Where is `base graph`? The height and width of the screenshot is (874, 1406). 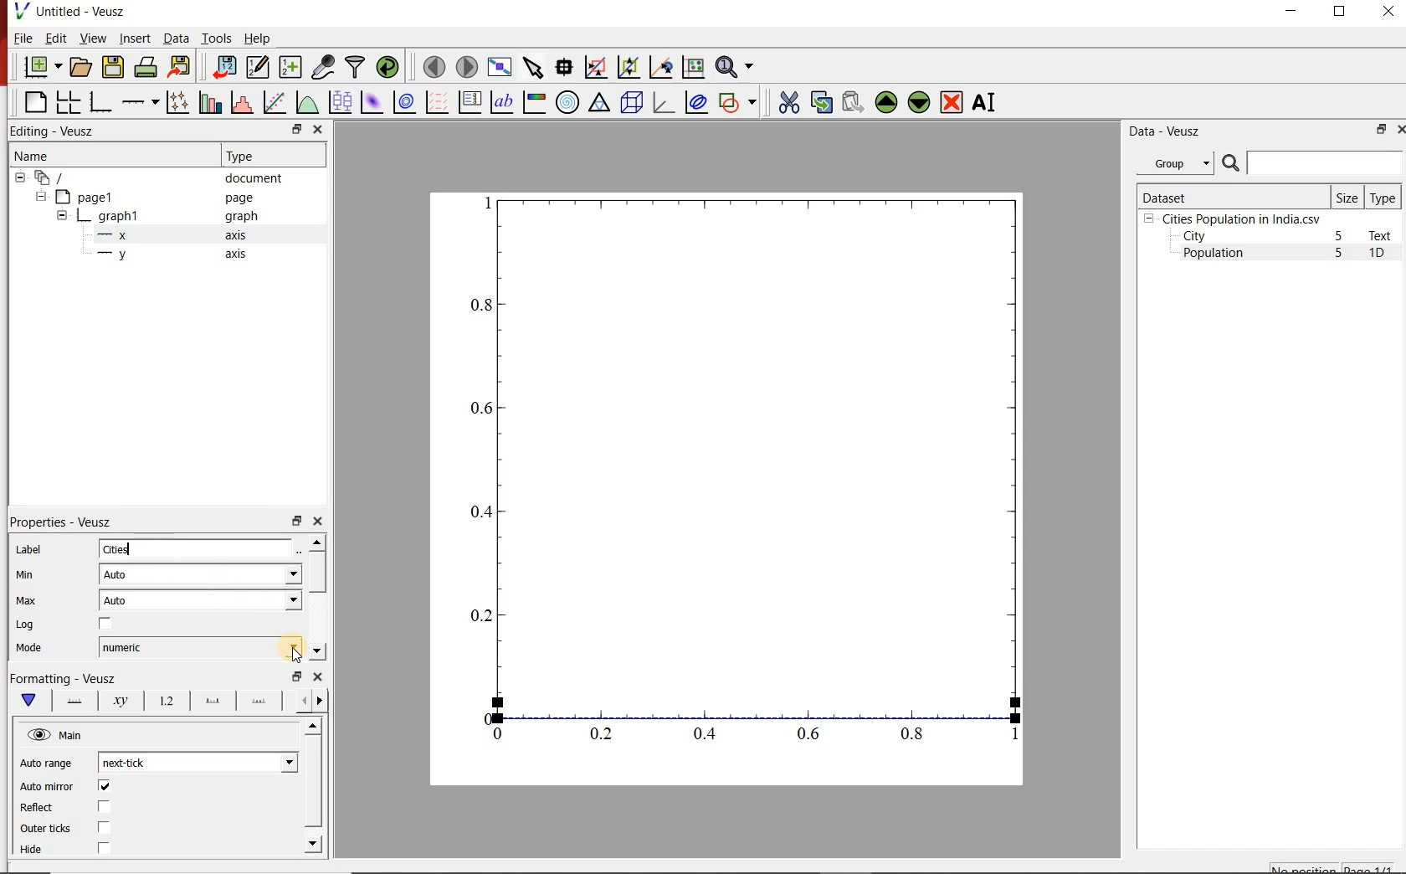
base graph is located at coordinates (99, 102).